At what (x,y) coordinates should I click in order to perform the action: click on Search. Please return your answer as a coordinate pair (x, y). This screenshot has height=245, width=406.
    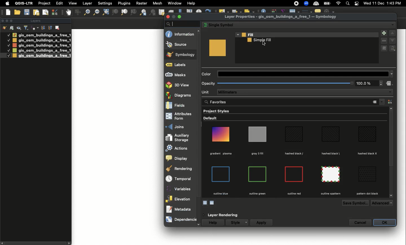
    Looking at the image, I should click on (206, 102).